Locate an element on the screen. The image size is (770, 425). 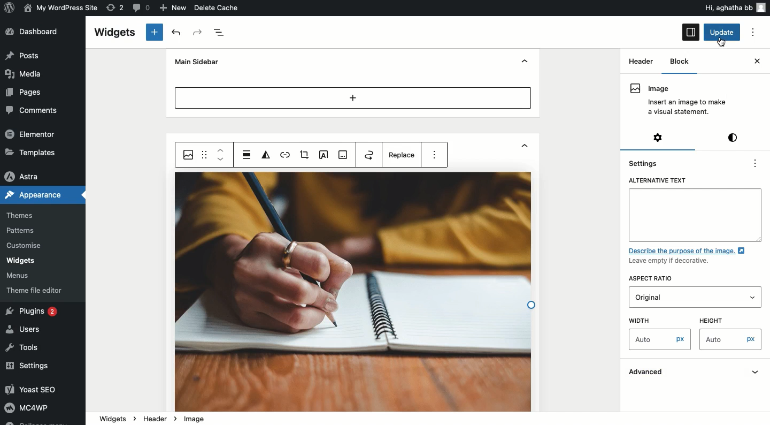
Image purpose is located at coordinates (690, 256).